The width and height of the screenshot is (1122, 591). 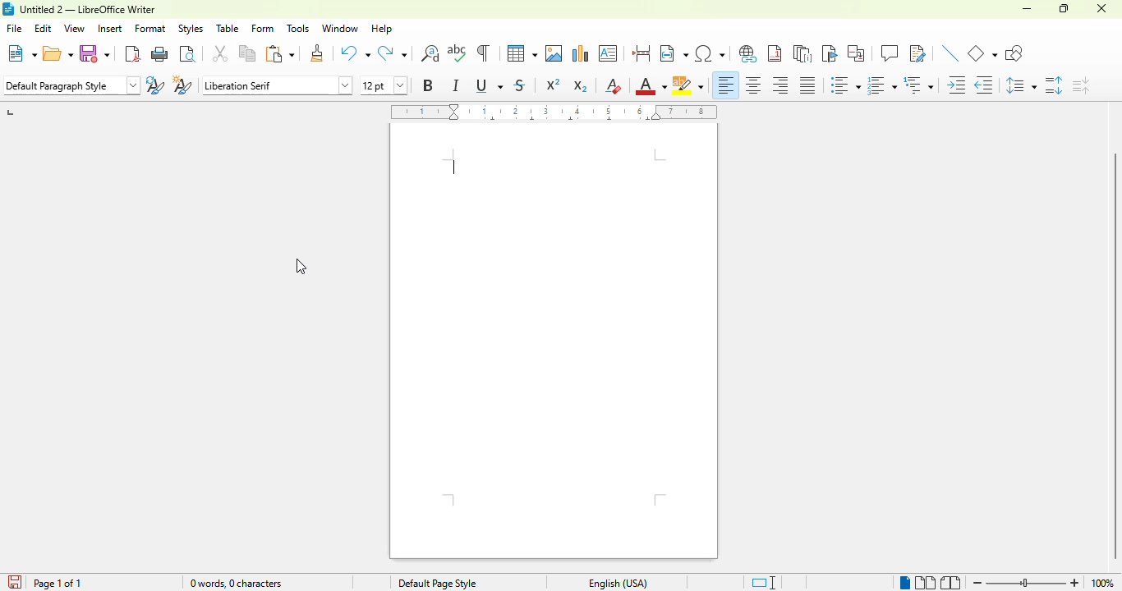 What do you see at coordinates (161, 54) in the screenshot?
I see `print` at bounding box center [161, 54].